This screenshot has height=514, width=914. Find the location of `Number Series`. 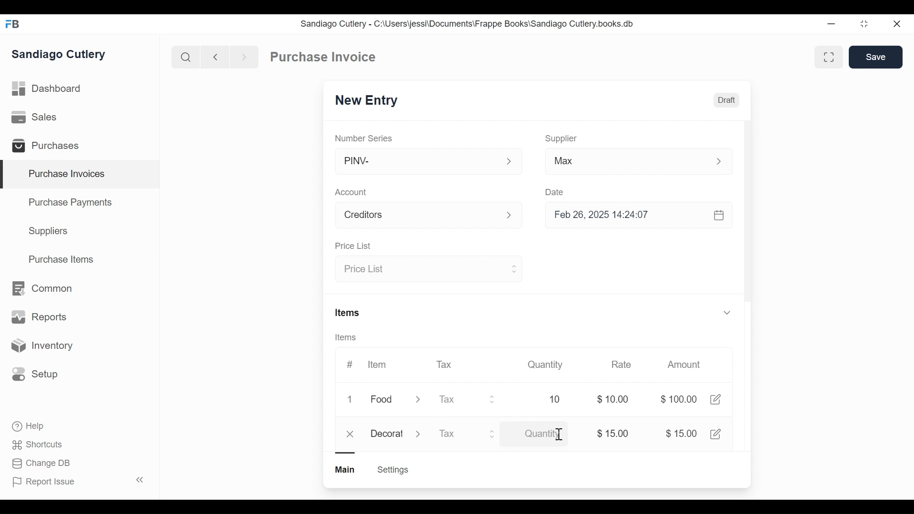

Number Series is located at coordinates (365, 138).